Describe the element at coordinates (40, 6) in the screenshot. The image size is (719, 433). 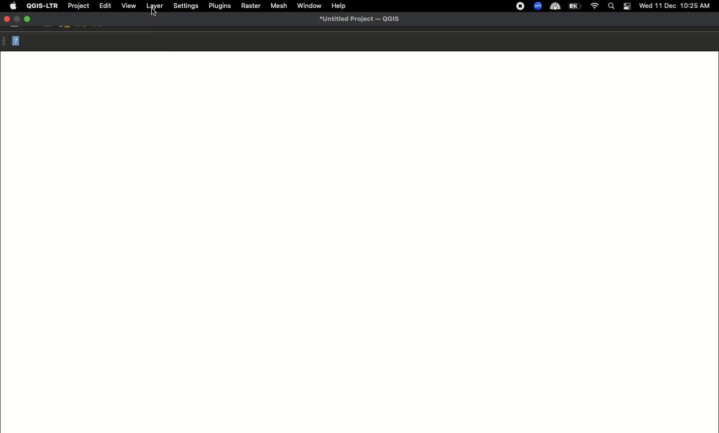
I see `QGIS-LTR` at that location.